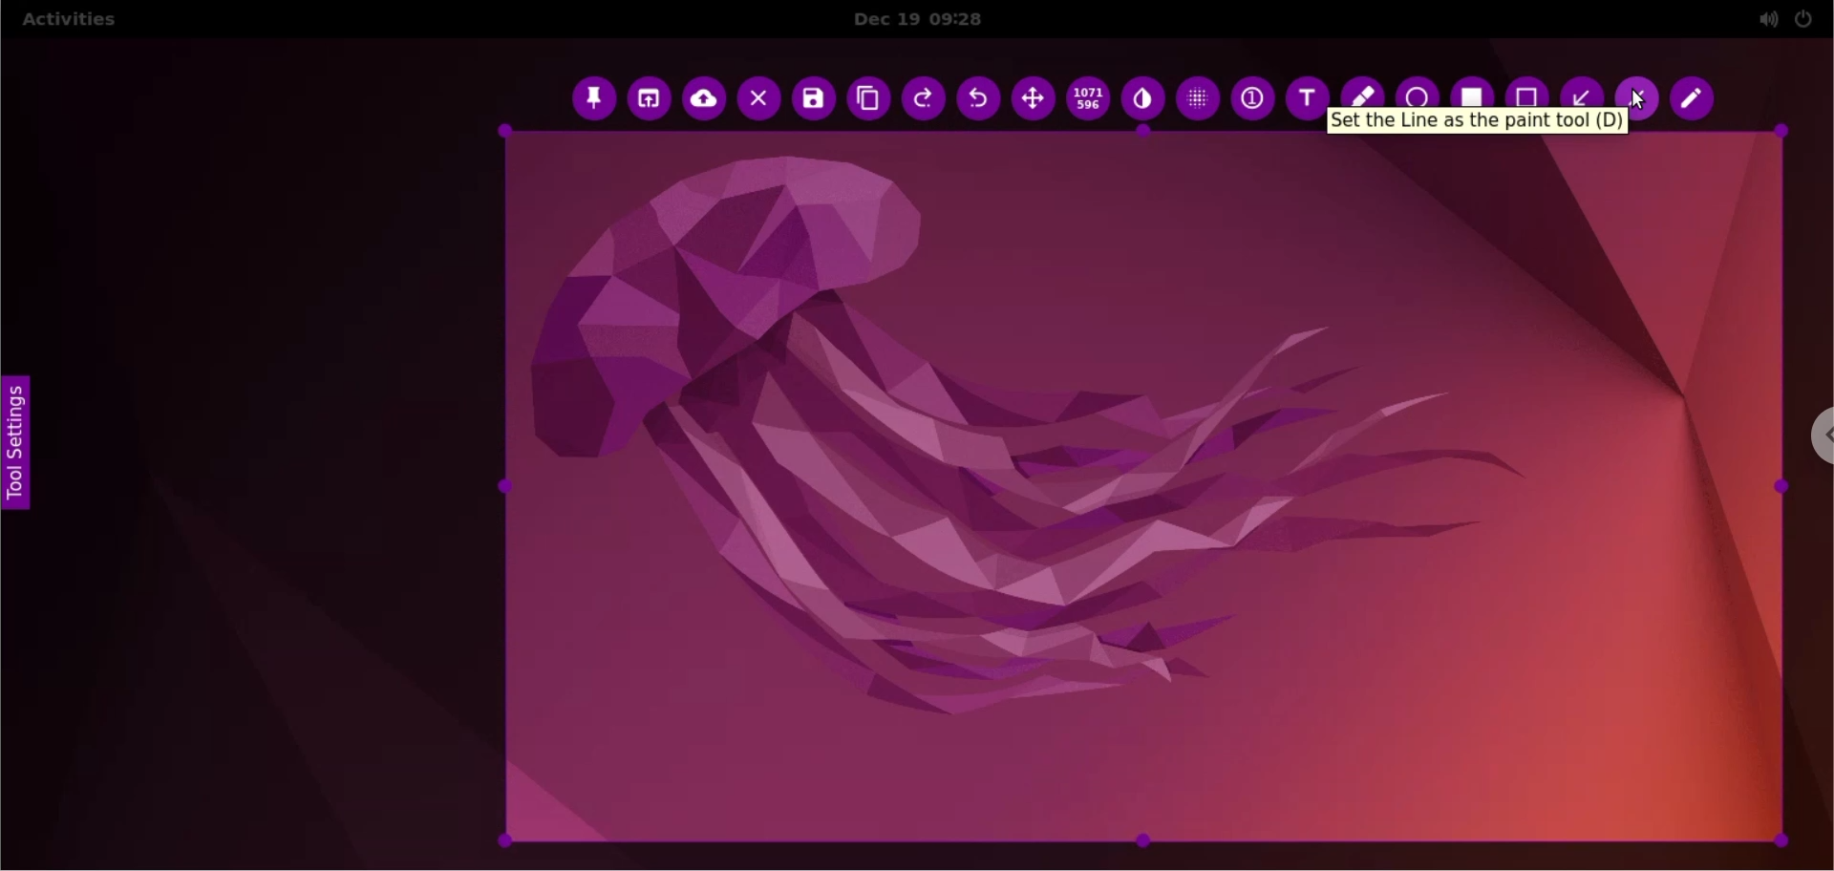  I want to click on x and y coordinates values, so click(1090, 99).